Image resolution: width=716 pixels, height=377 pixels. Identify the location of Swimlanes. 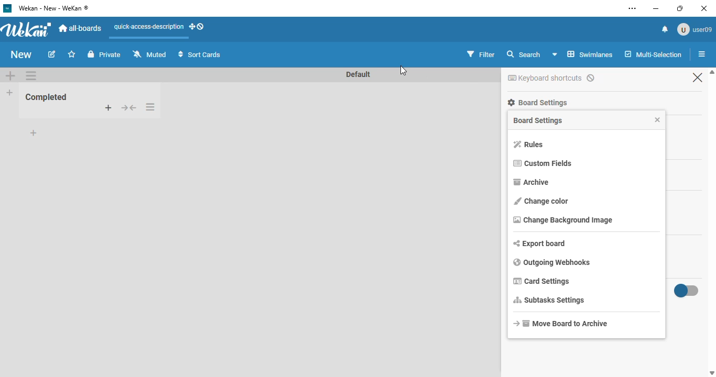
(583, 54).